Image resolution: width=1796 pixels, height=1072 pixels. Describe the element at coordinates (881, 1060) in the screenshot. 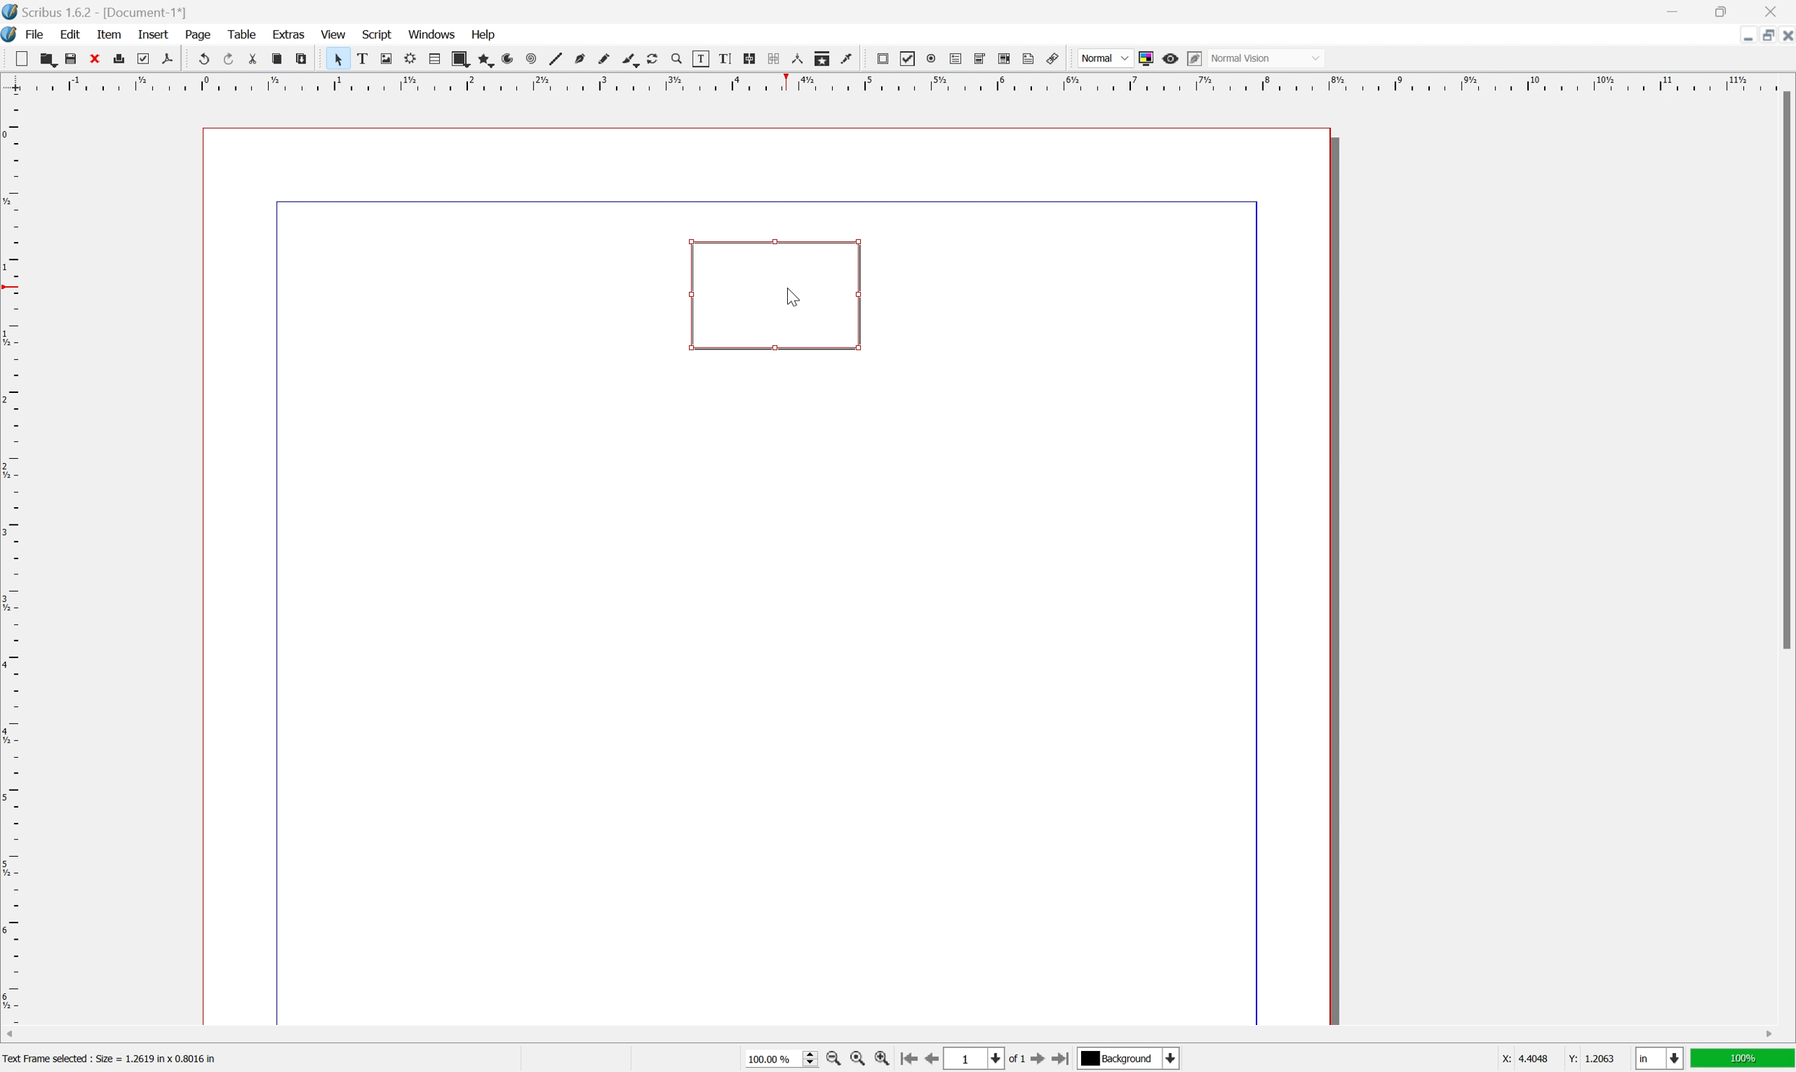

I see `zoom in` at that location.